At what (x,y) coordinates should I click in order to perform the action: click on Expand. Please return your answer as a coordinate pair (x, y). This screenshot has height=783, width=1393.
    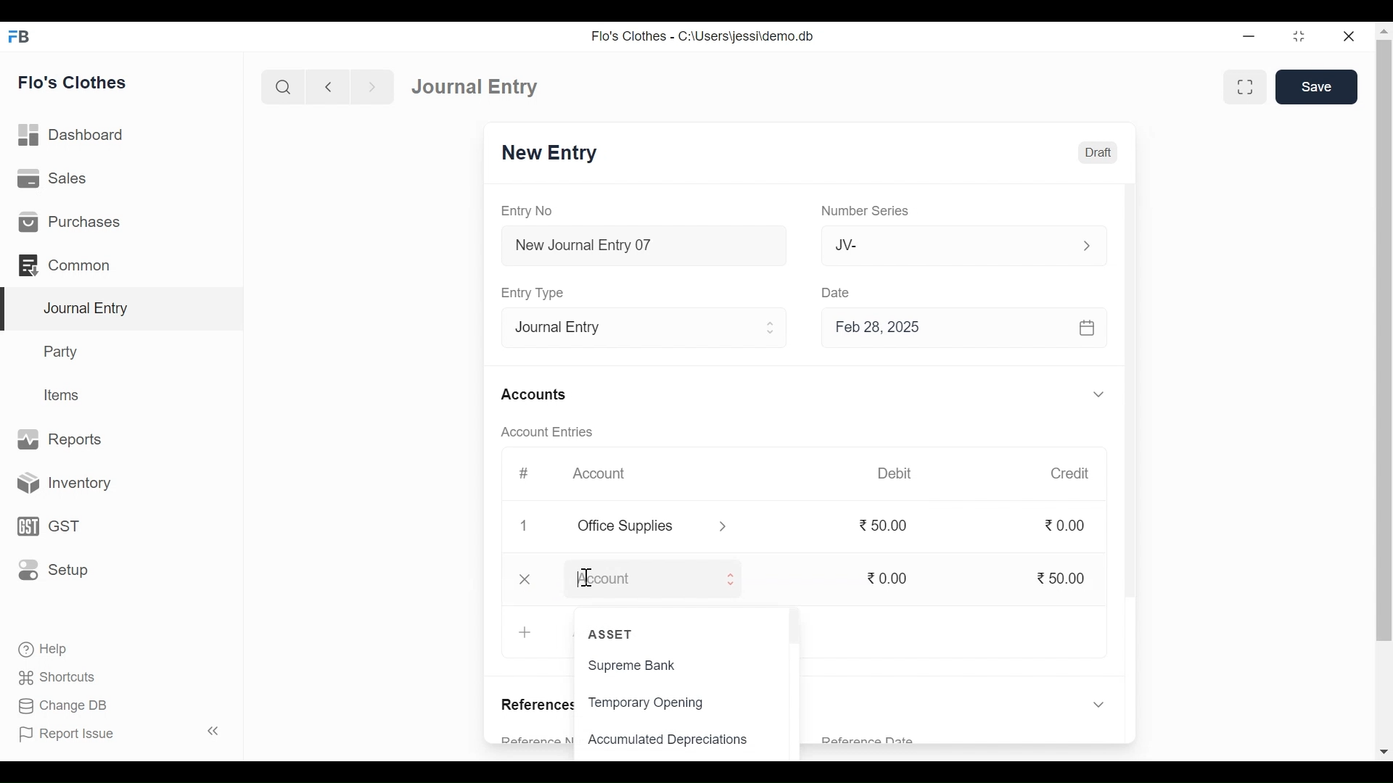
    Looking at the image, I should click on (1102, 394).